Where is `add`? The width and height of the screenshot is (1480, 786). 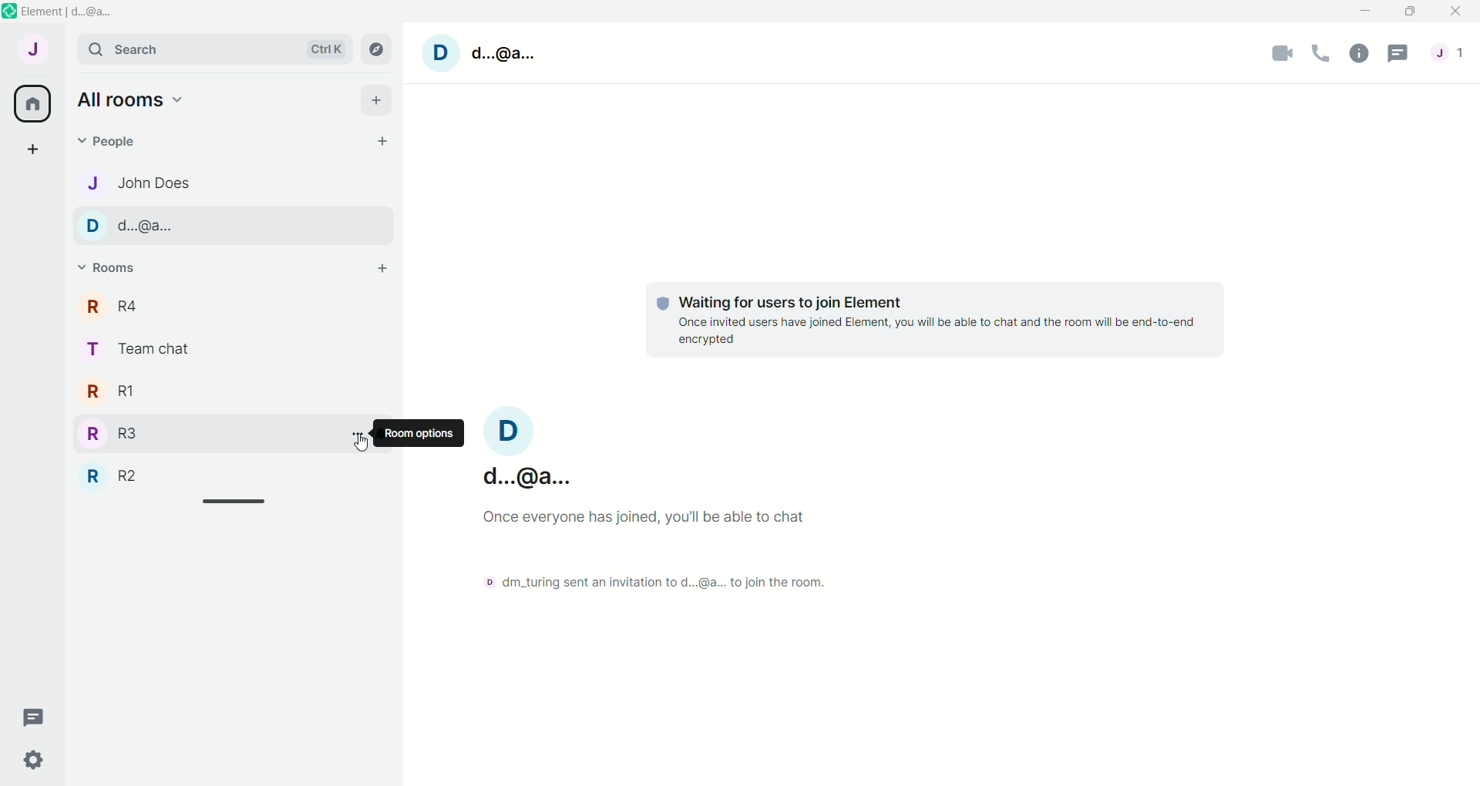
add is located at coordinates (378, 270).